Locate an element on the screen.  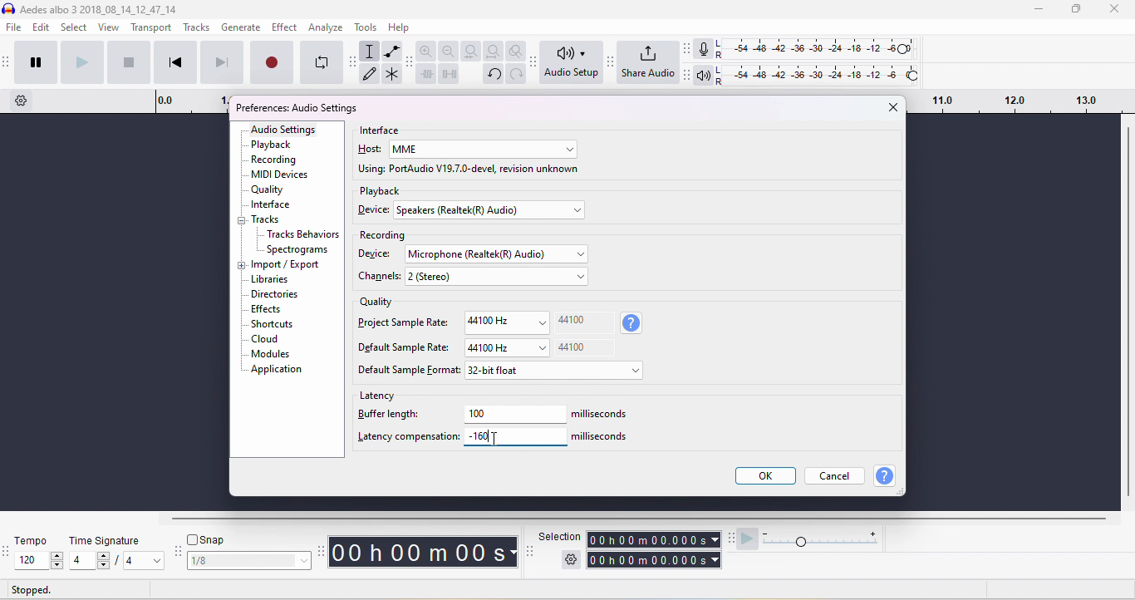
redo is located at coordinates (517, 74).